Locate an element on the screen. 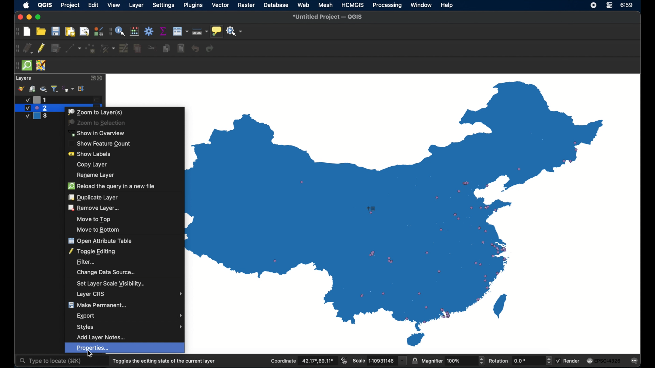  toggles the  dining state of the current layer is located at coordinates (164, 361).